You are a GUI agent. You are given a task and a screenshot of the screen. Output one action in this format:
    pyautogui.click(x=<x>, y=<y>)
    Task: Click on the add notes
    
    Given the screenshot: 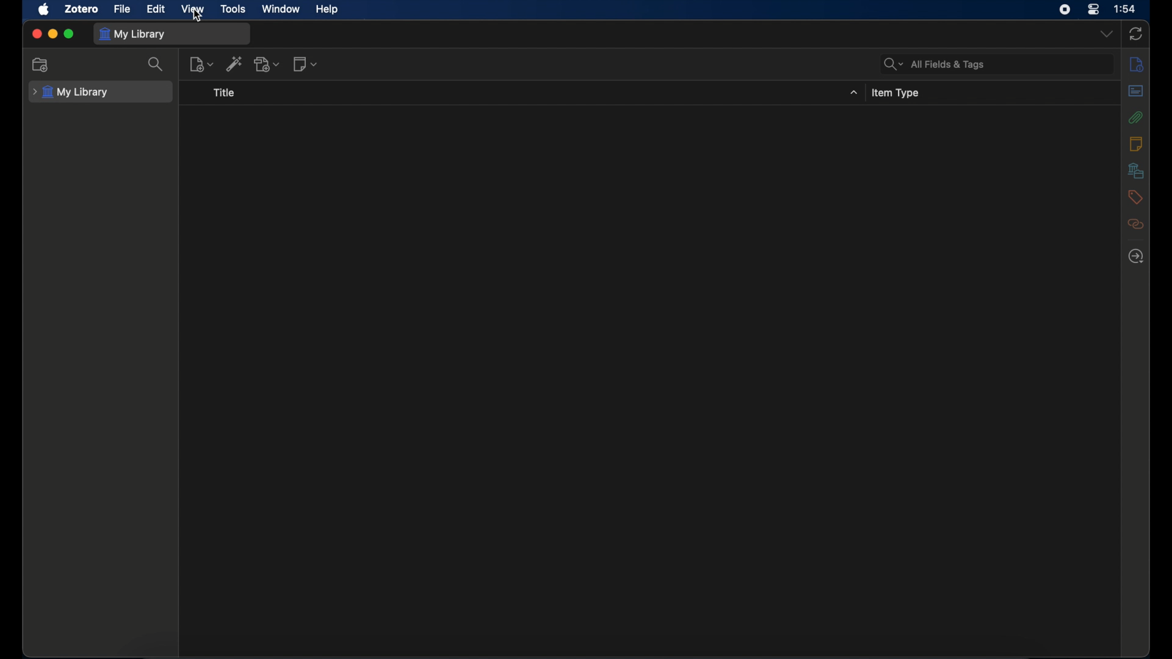 What is the action you would take?
    pyautogui.click(x=305, y=65)
    